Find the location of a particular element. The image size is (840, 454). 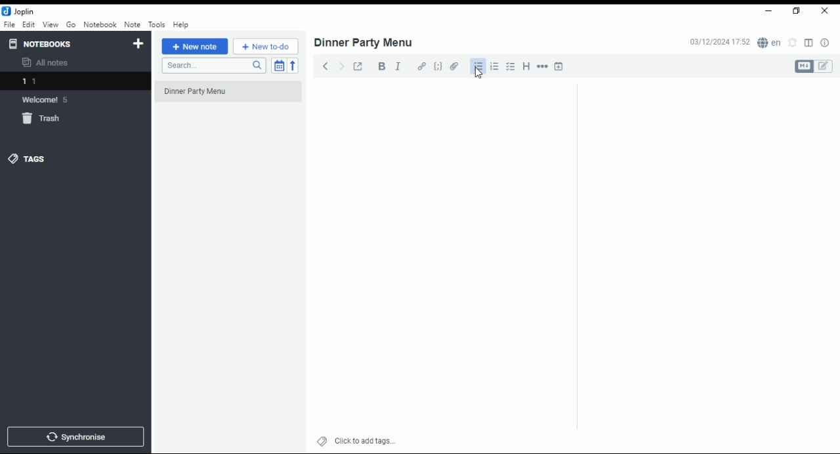

03/12/2024 17:51 is located at coordinates (718, 43).